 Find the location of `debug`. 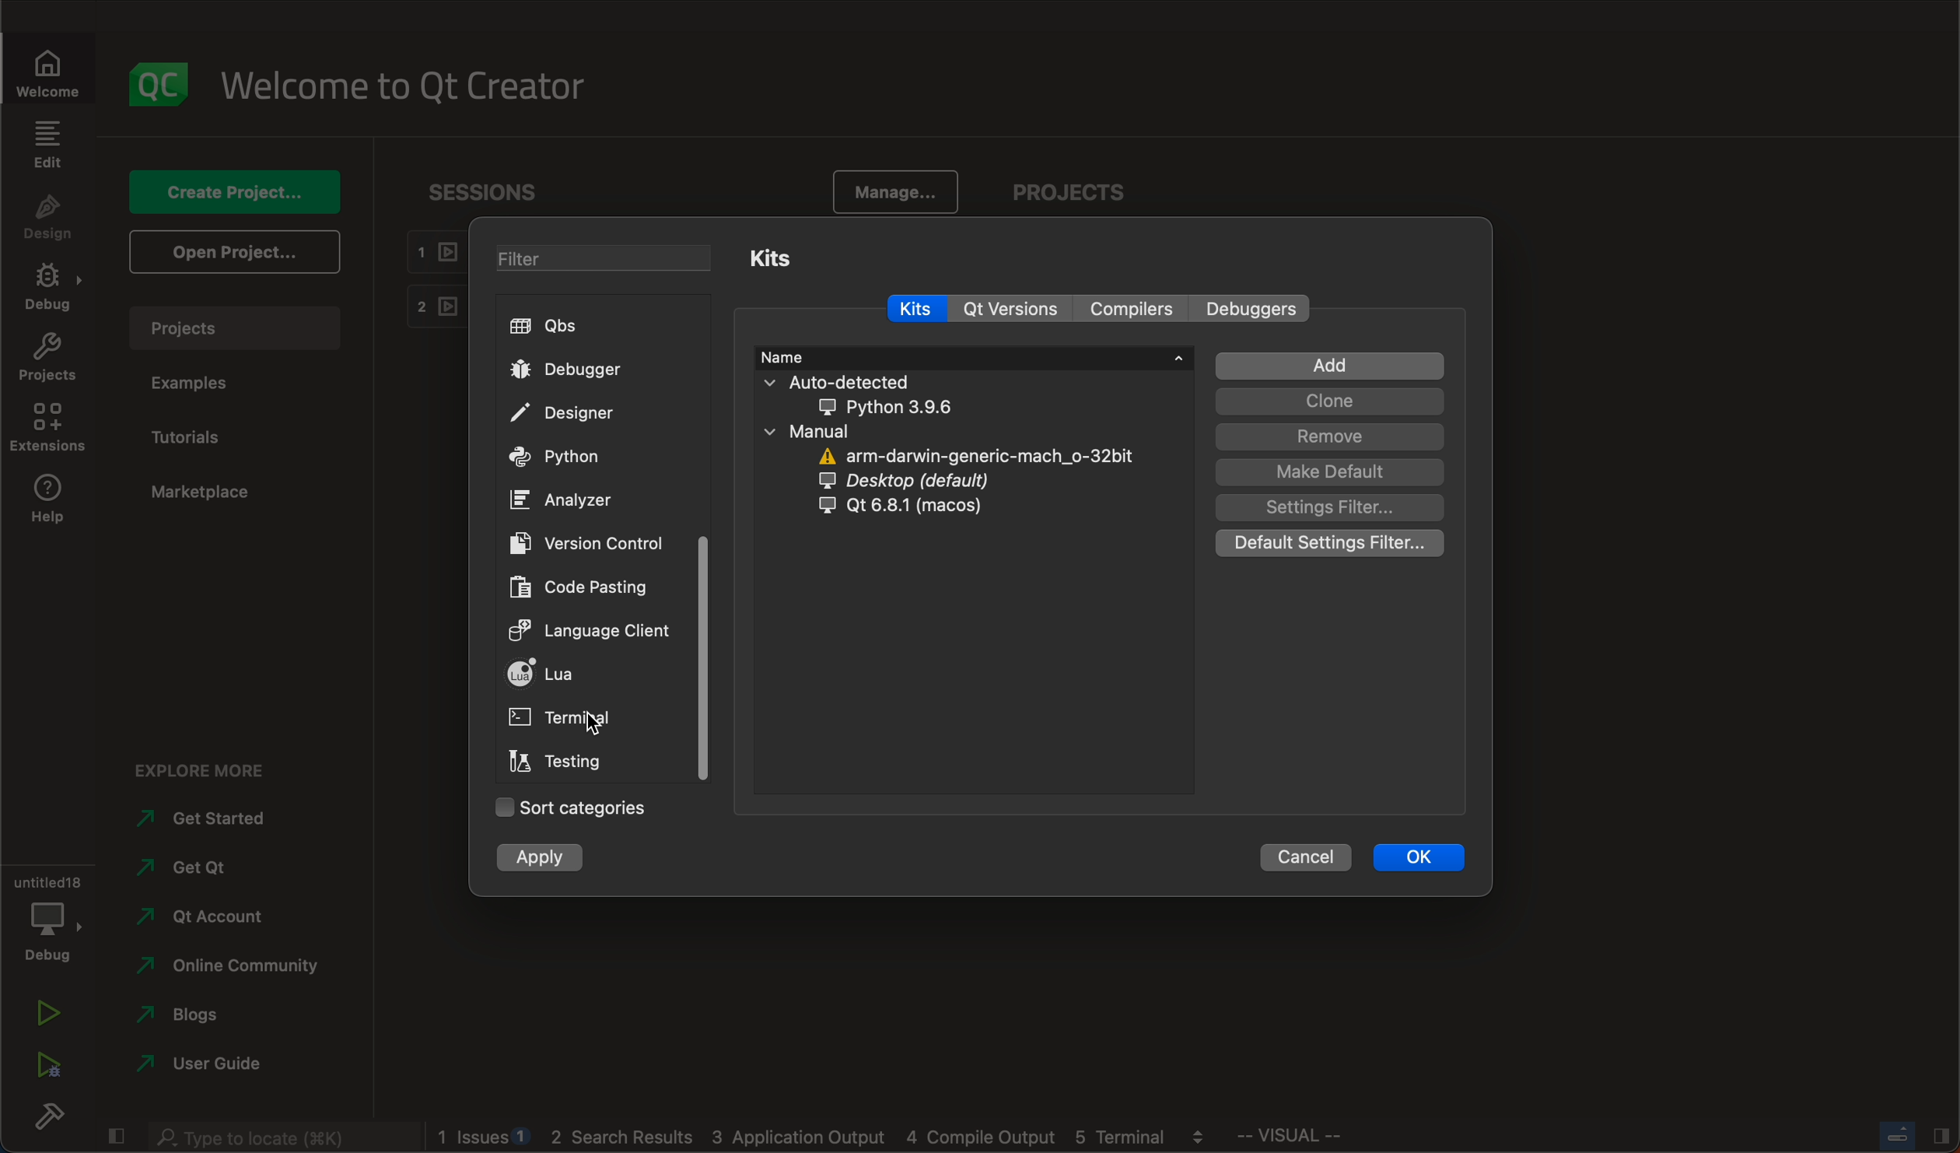

debug is located at coordinates (48, 918).